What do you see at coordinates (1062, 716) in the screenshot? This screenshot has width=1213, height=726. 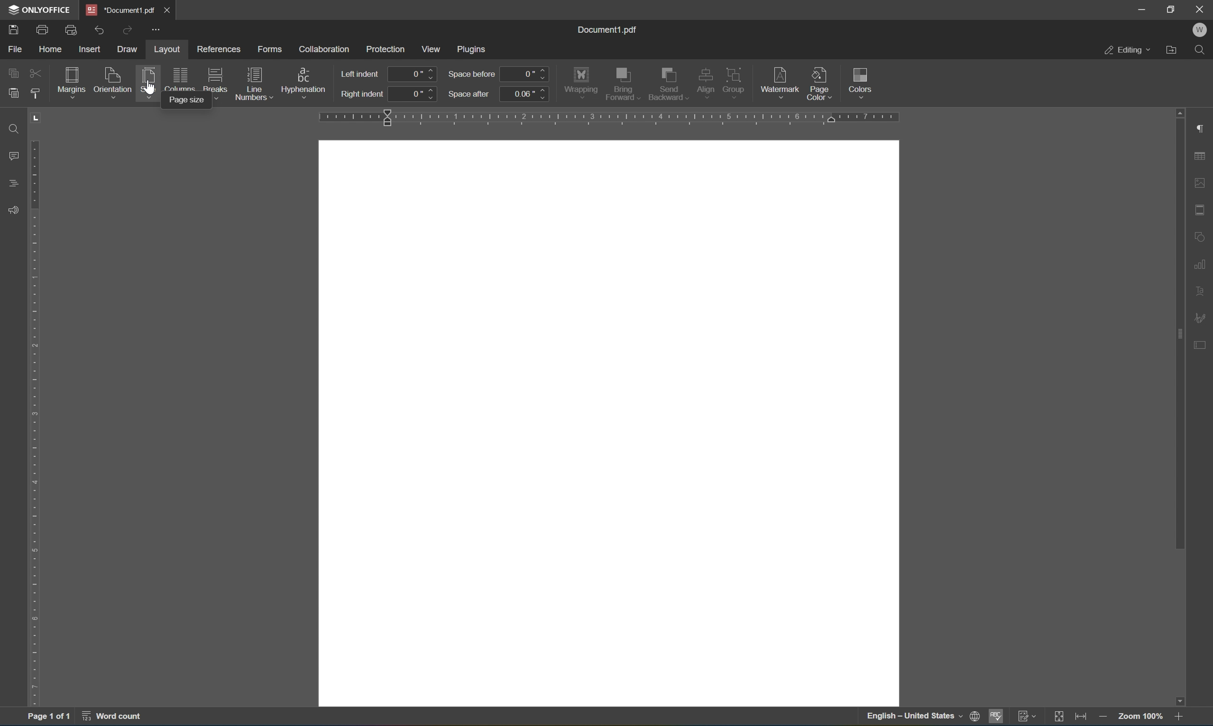 I see `fit to slide` at bounding box center [1062, 716].